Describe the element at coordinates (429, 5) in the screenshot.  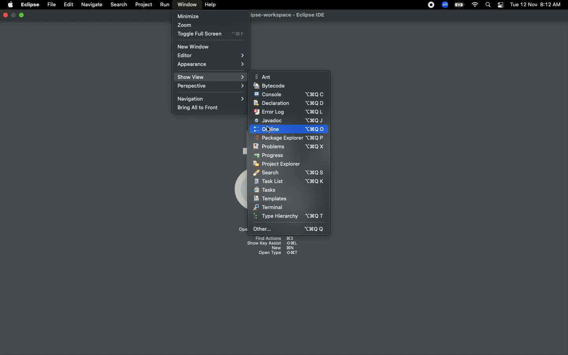
I see `Recording` at that location.